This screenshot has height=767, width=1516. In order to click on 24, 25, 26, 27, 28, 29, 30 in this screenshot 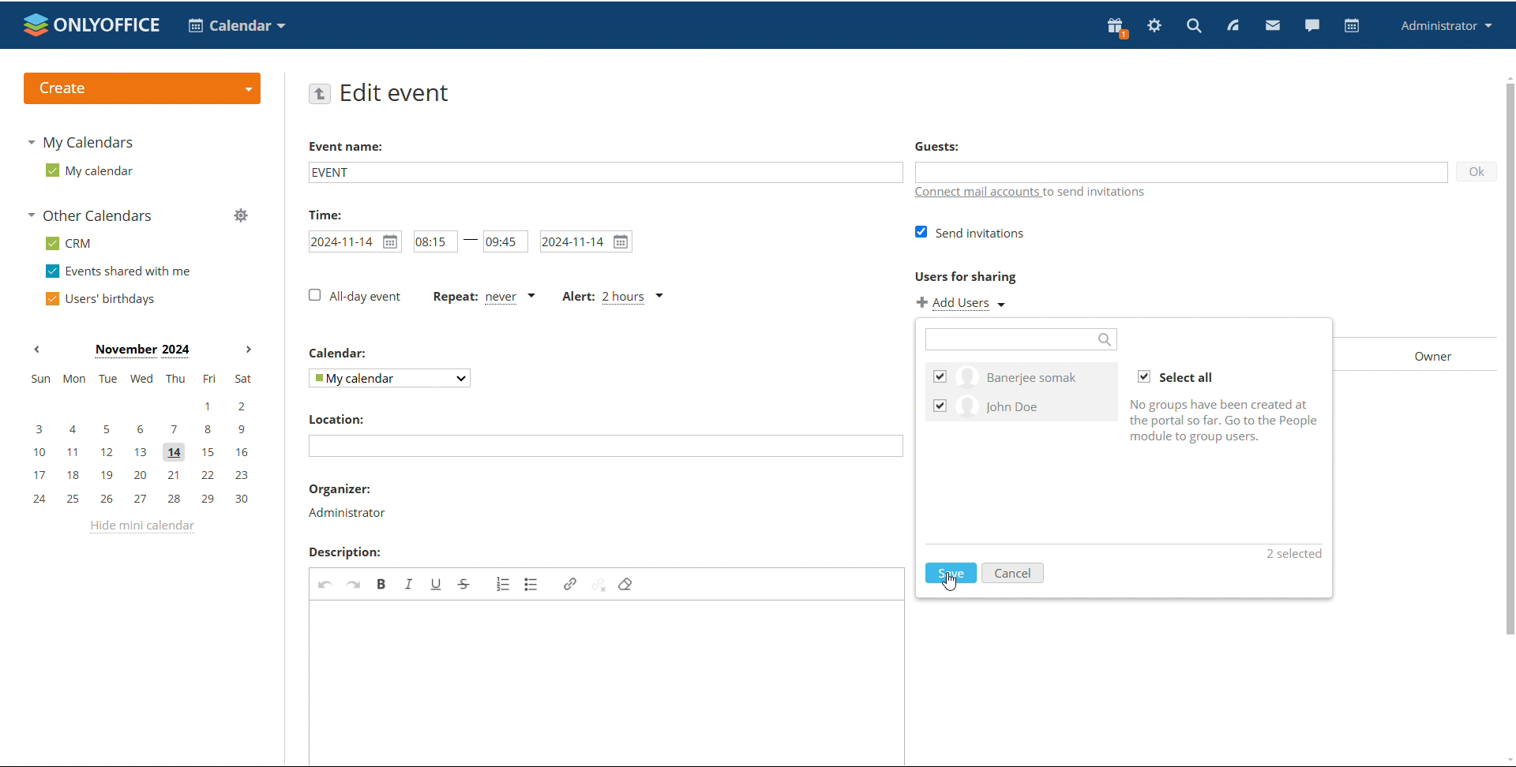, I will do `click(140, 498)`.